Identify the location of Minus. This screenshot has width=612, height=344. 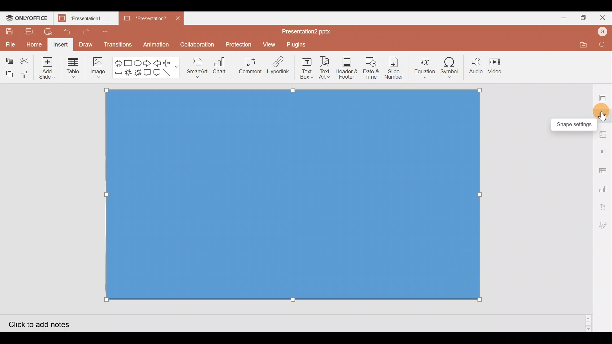
(118, 75).